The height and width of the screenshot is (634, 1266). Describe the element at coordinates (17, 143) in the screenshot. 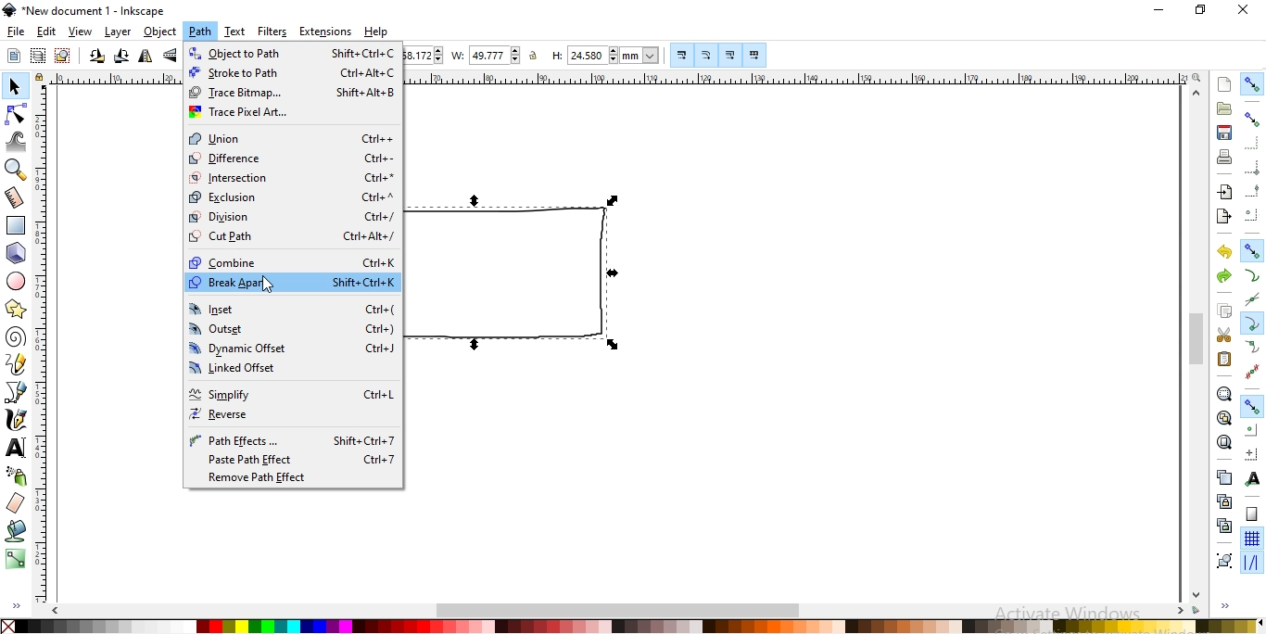

I see `tweak objects by sculpting or painting` at that location.